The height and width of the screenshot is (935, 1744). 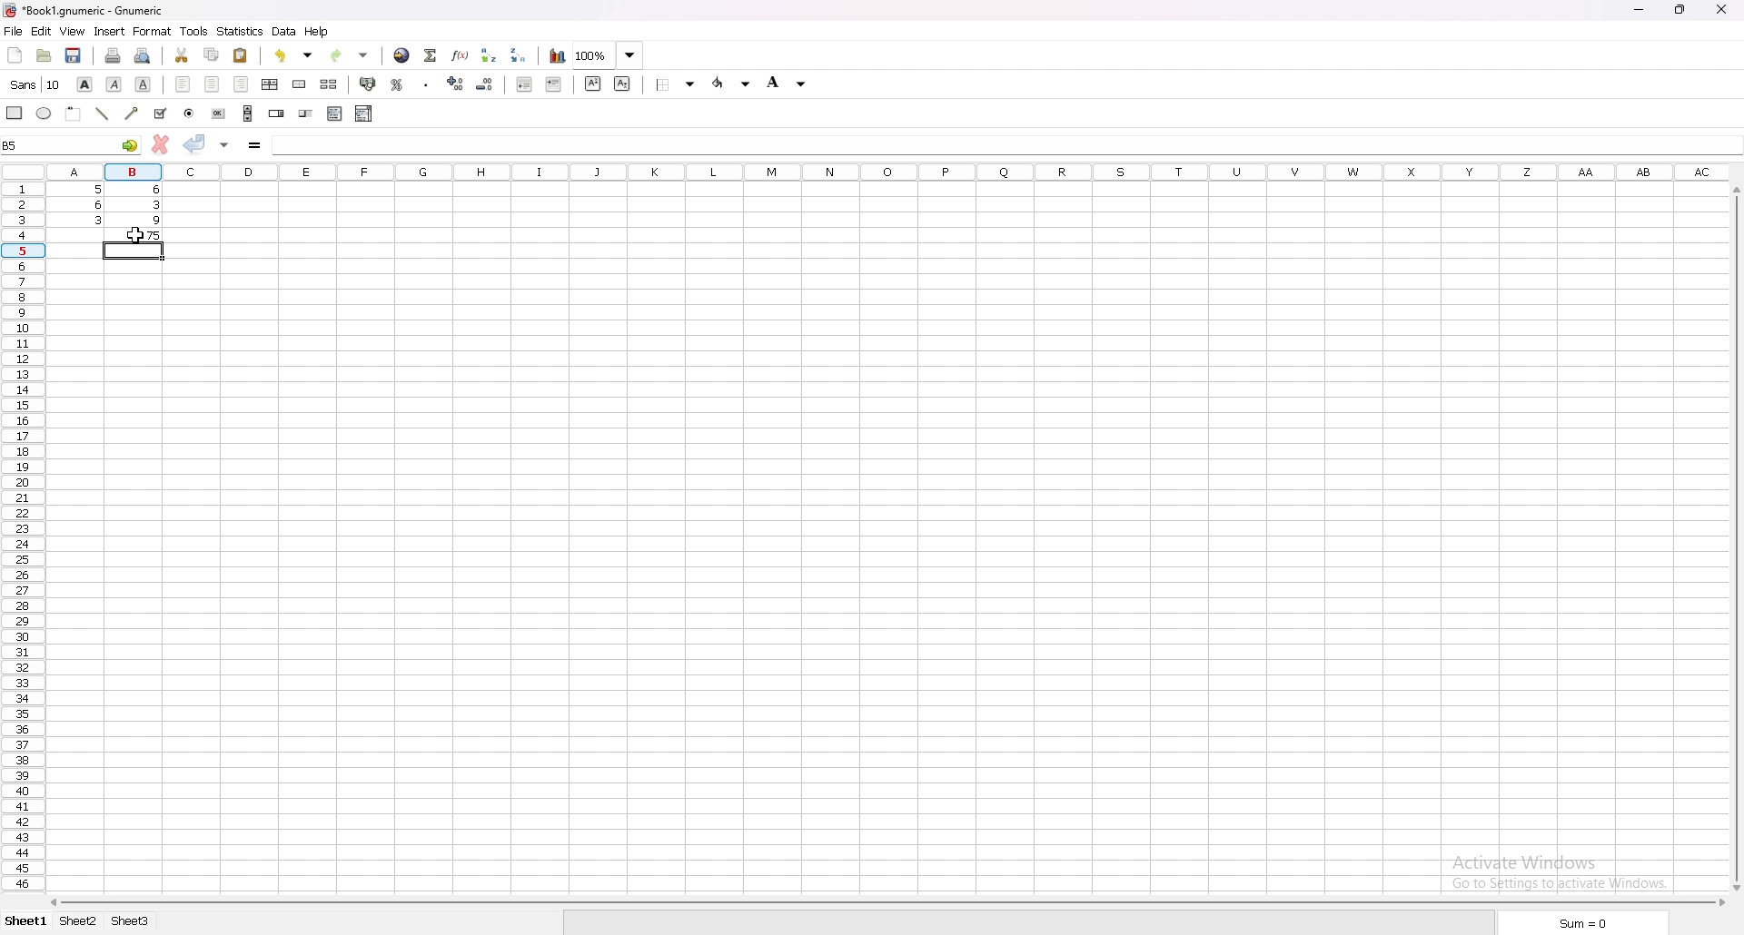 What do you see at coordinates (72, 144) in the screenshot?
I see `selected cell` at bounding box center [72, 144].